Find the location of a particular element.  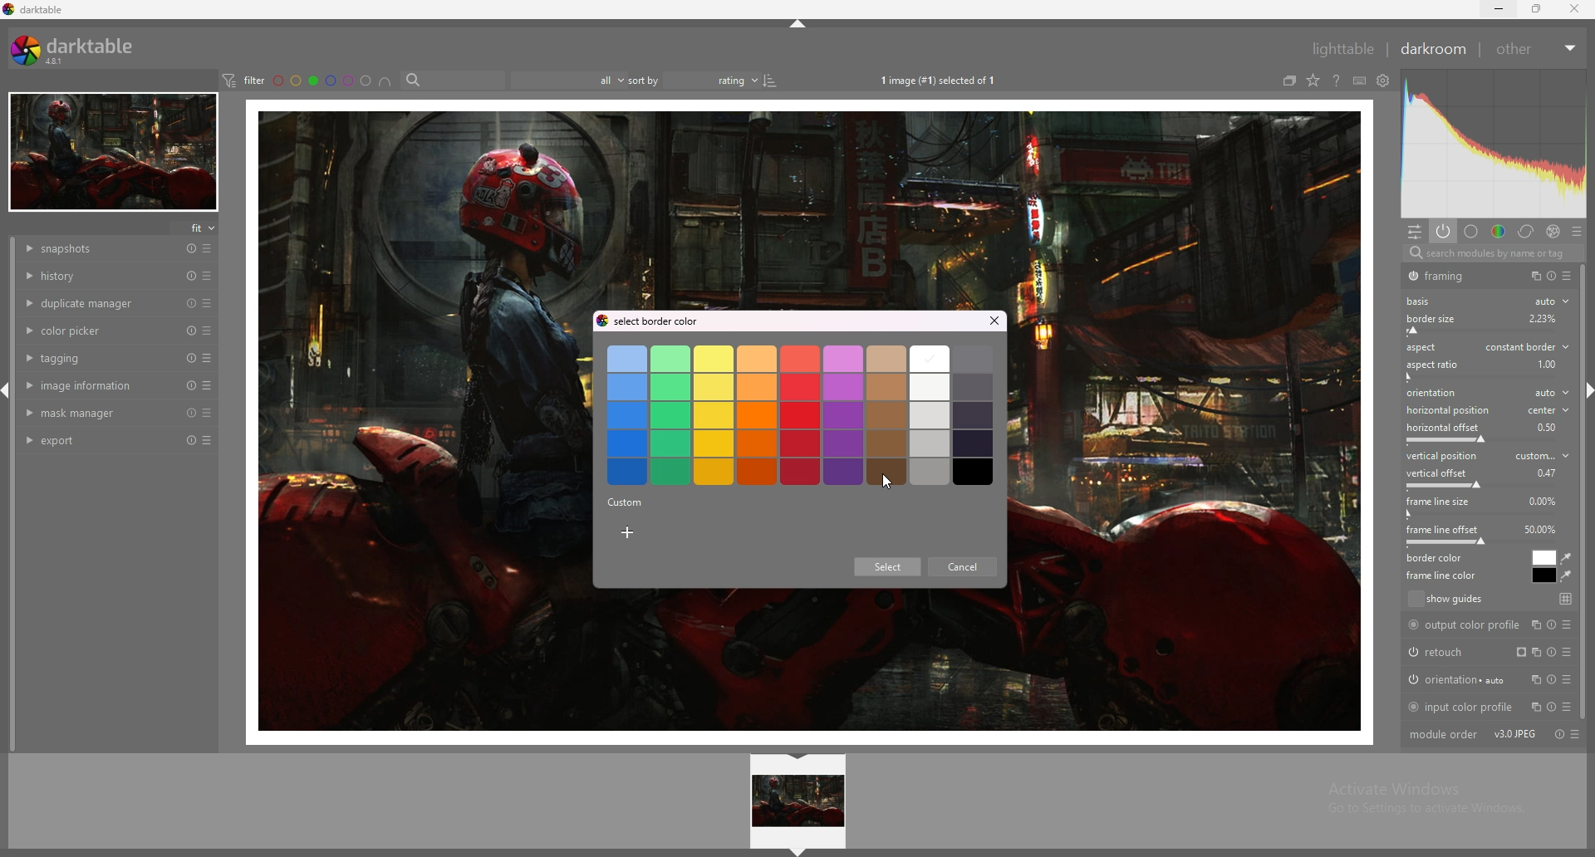

see global preferences is located at coordinates (1383, 80).